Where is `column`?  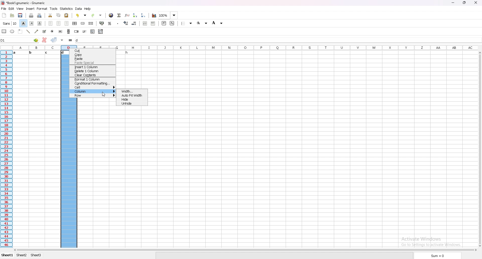 column is located at coordinates (92, 91).